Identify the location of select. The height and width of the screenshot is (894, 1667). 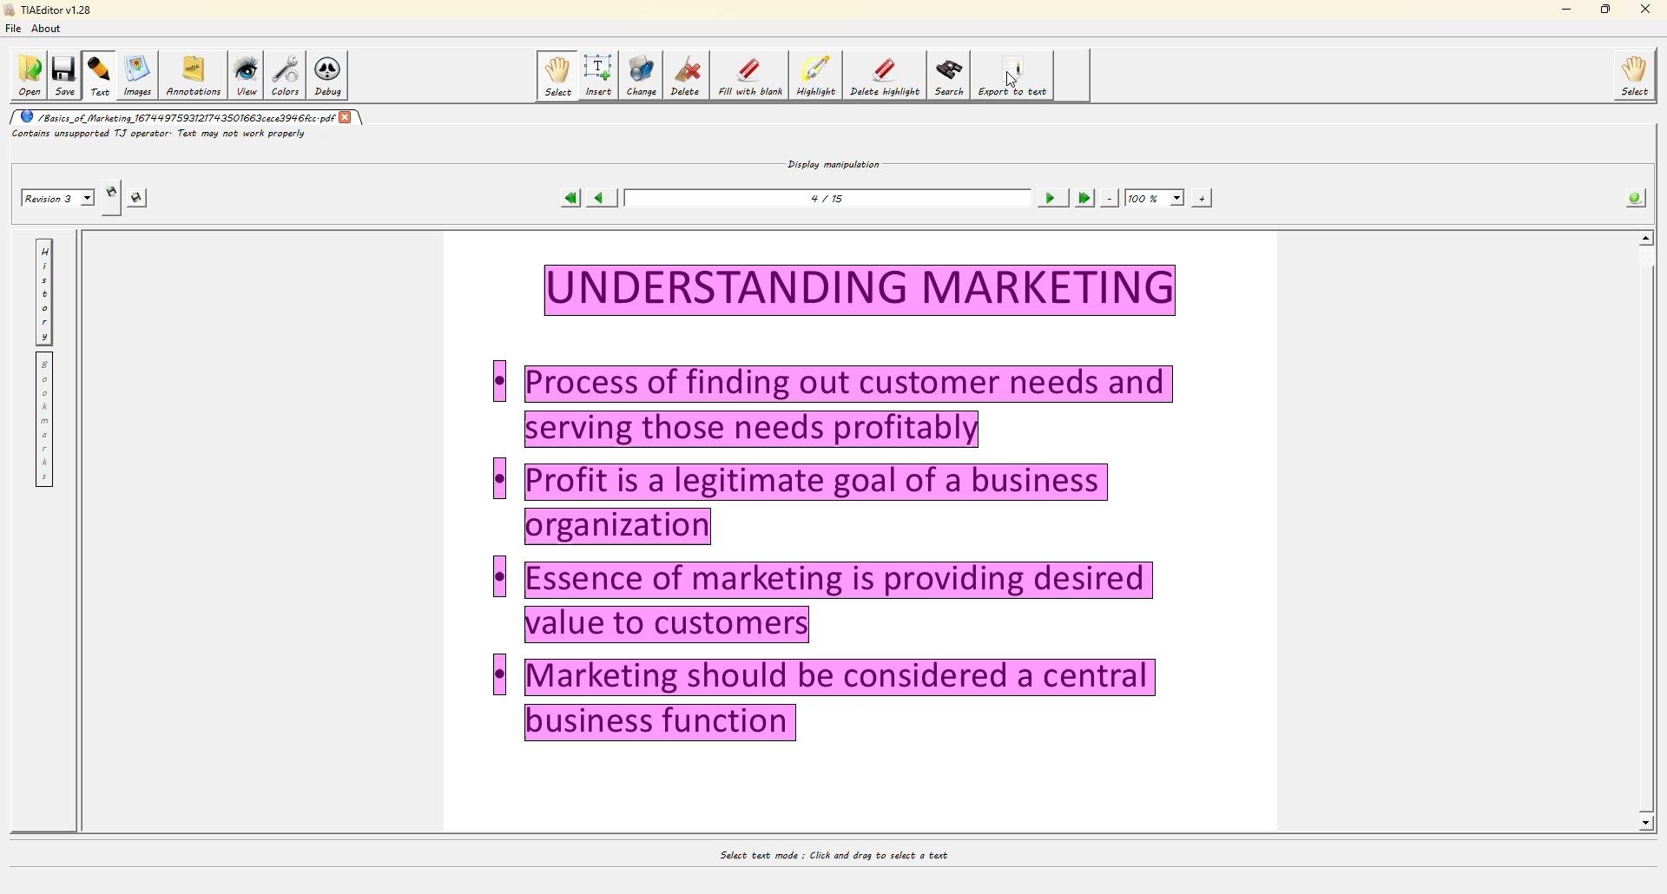
(1634, 76).